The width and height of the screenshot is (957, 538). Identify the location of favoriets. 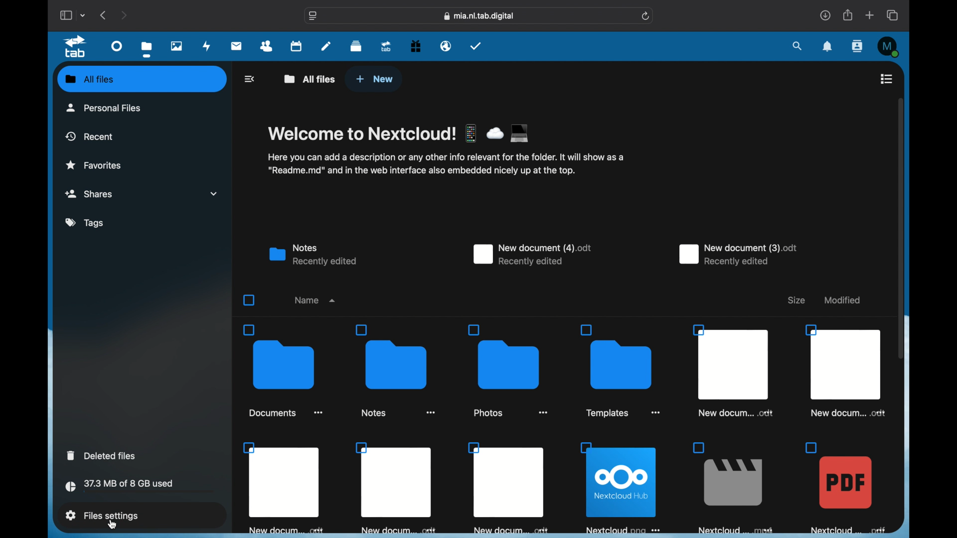
(95, 164).